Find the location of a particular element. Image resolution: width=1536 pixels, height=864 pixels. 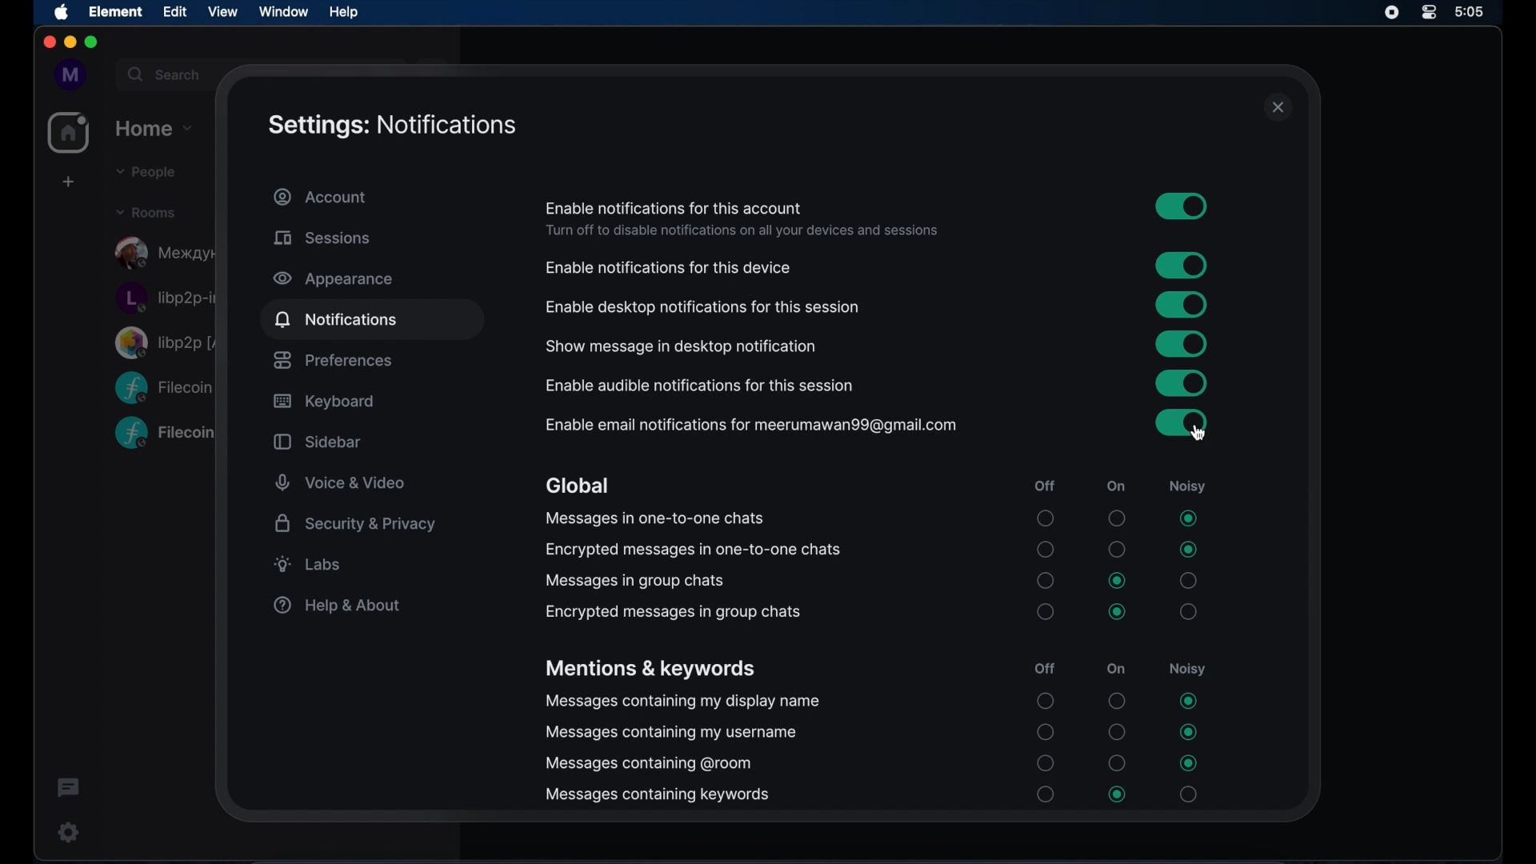

radio button is located at coordinates (1046, 763).